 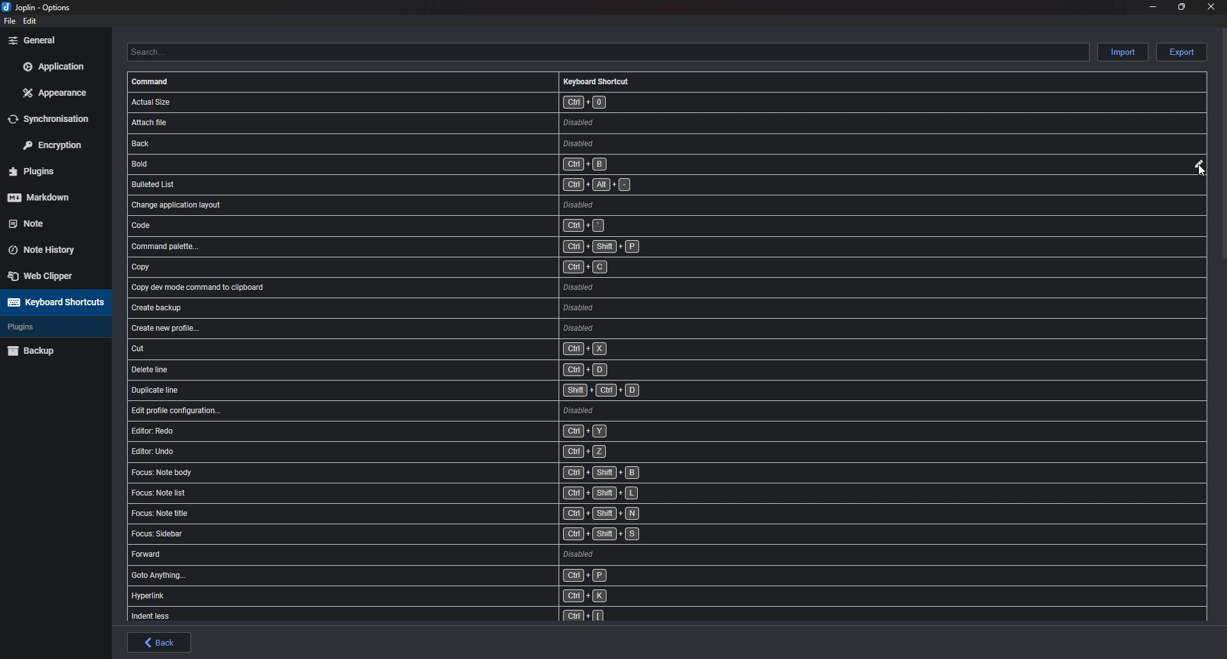 I want to click on shortcut, so click(x=430, y=225).